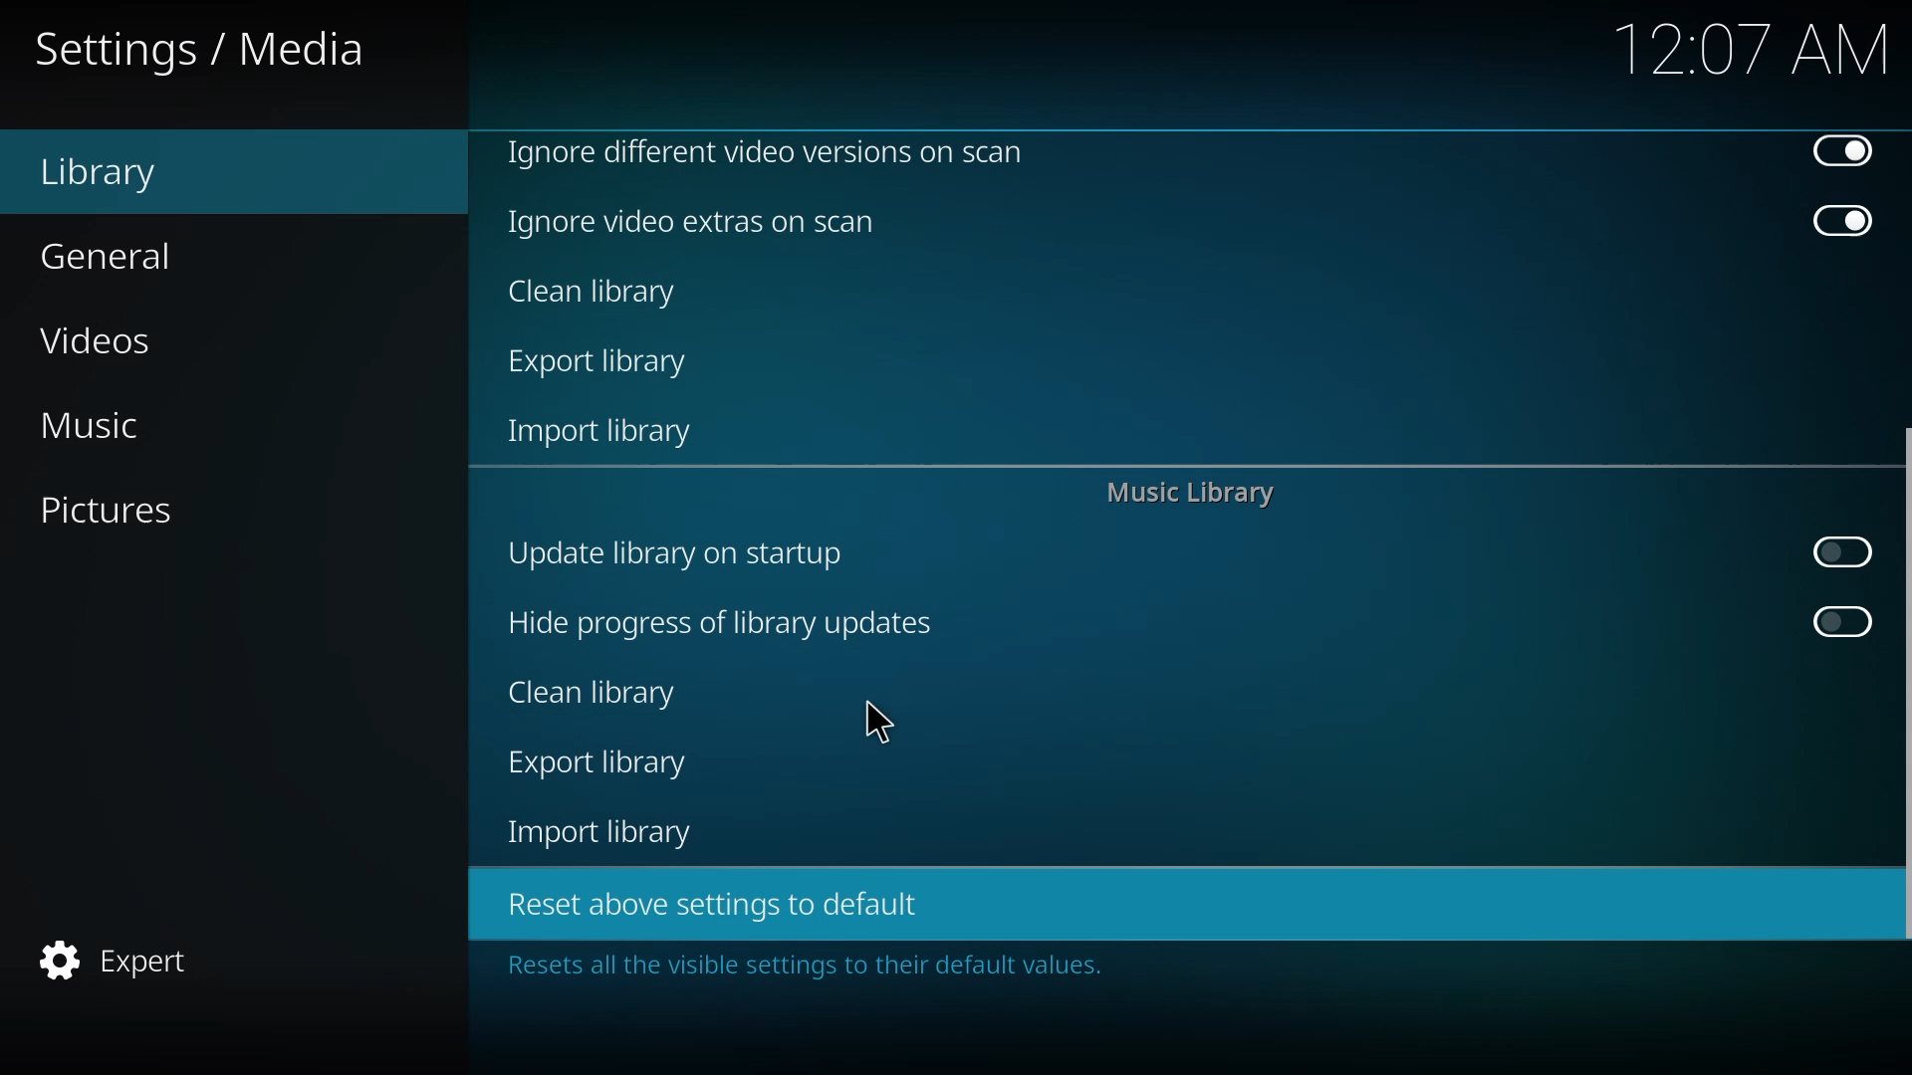  What do you see at coordinates (880, 723) in the screenshot?
I see `cursor` at bounding box center [880, 723].